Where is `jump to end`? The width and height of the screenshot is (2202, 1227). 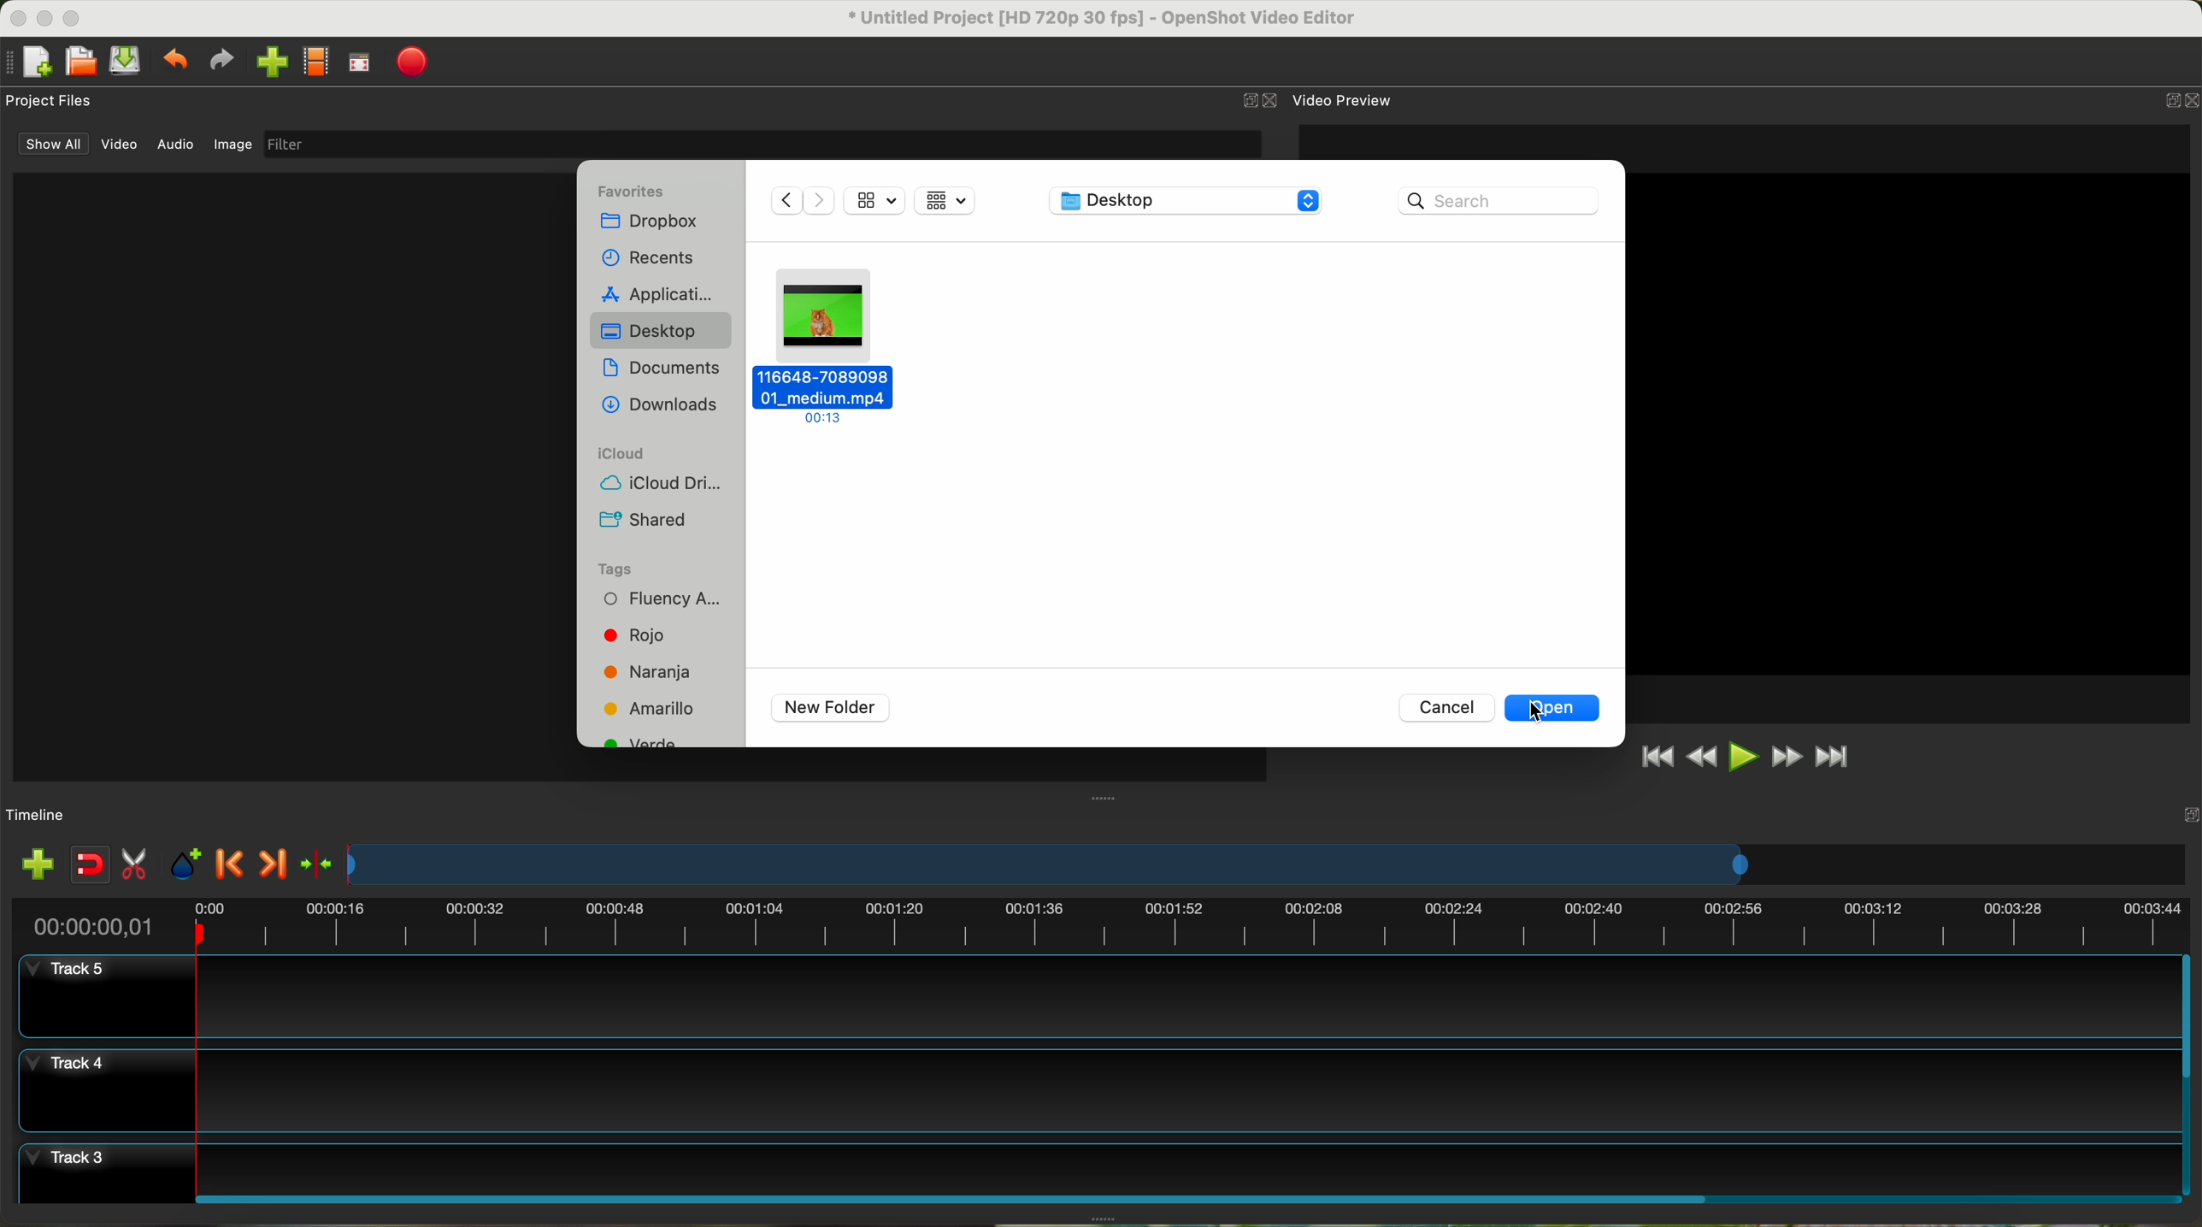 jump to end is located at coordinates (1834, 758).